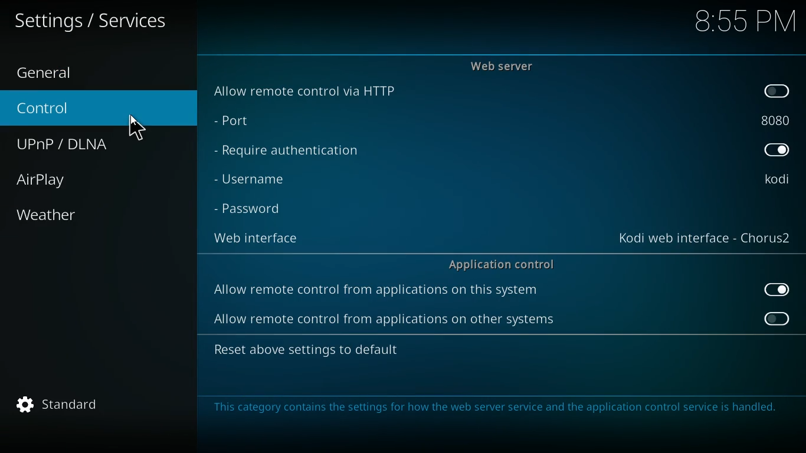  Describe the element at coordinates (503, 264) in the screenshot. I see `aplication control` at that location.